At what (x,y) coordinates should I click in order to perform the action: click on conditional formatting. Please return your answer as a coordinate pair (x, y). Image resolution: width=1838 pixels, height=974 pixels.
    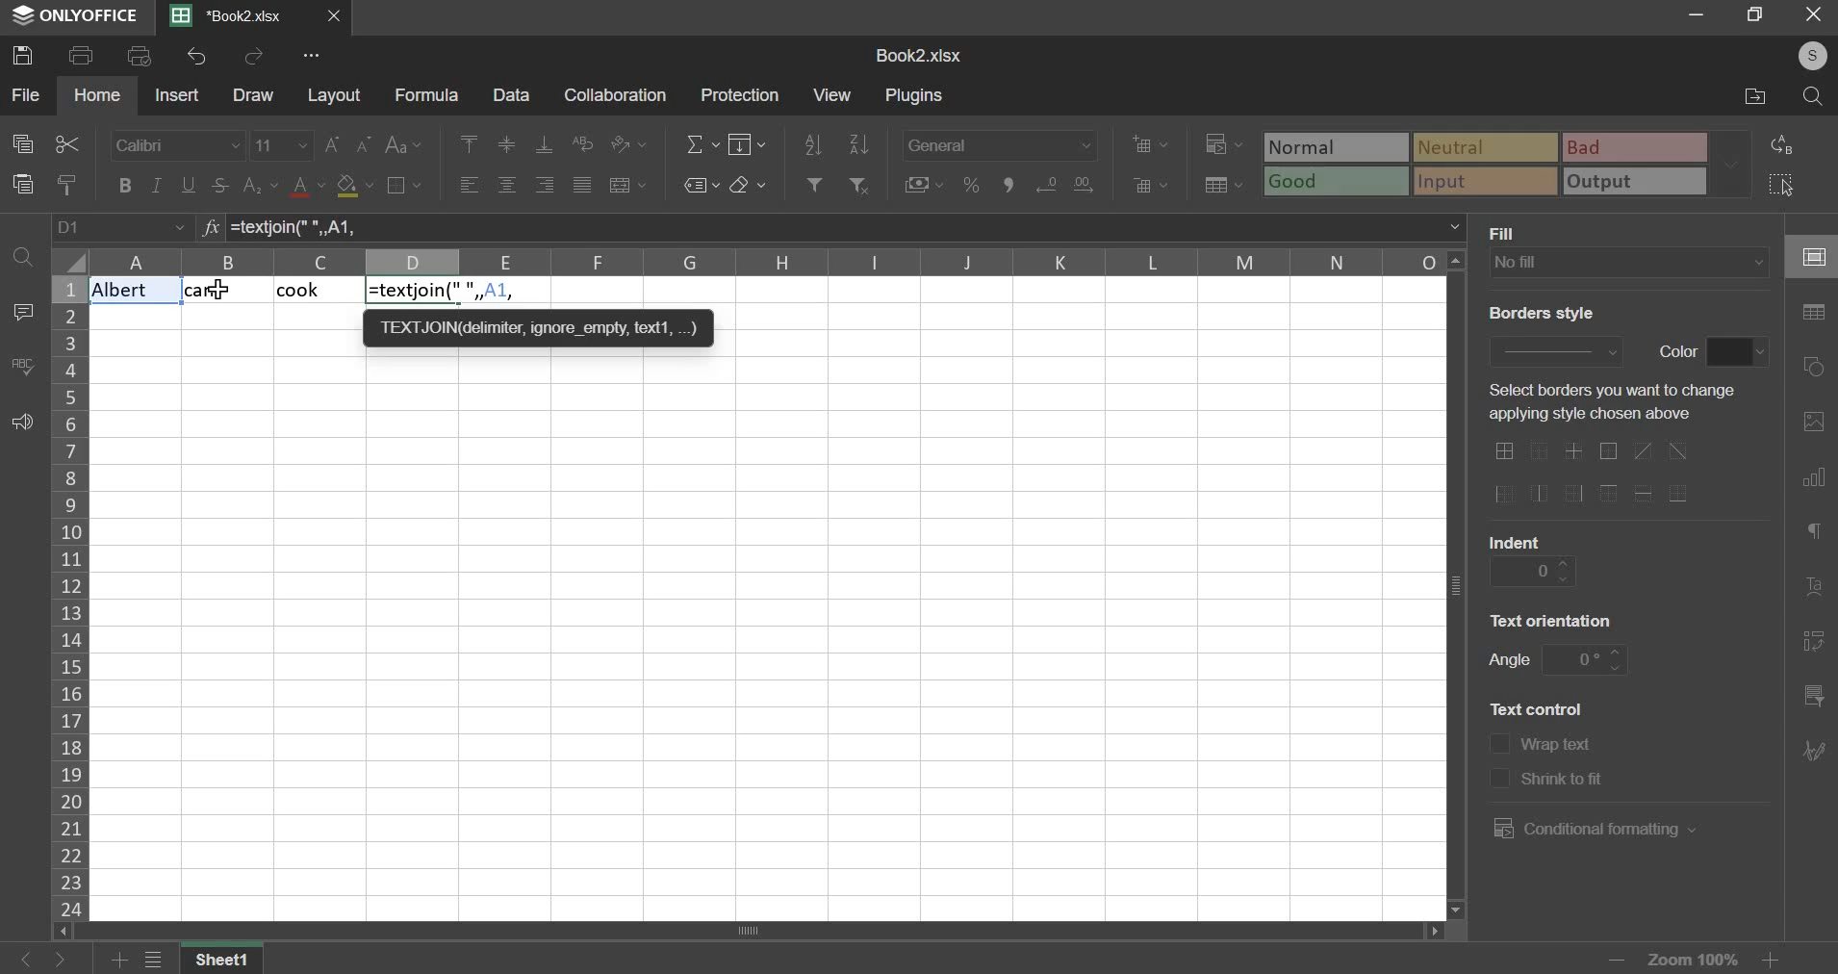
    Looking at the image, I should click on (1591, 829).